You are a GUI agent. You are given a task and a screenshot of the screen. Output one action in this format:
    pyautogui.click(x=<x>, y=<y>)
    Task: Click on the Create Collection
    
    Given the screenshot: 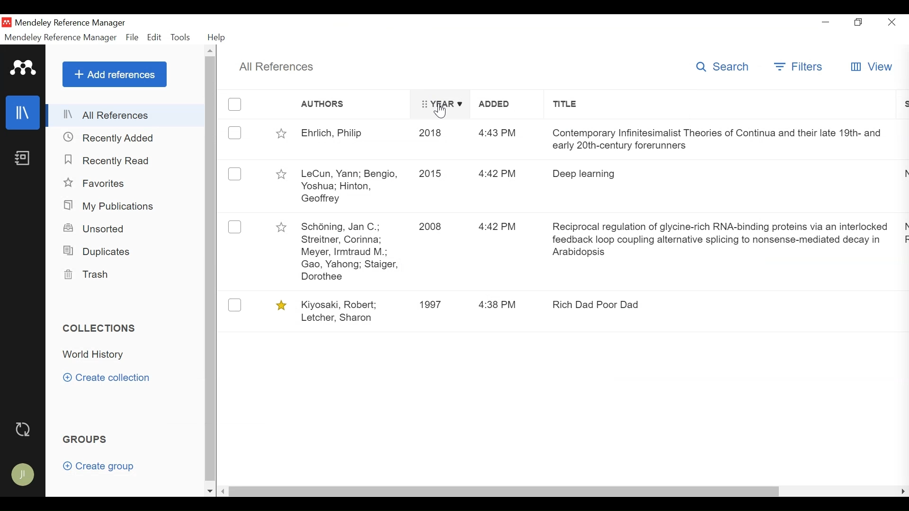 What is the action you would take?
    pyautogui.click(x=110, y=378)
    